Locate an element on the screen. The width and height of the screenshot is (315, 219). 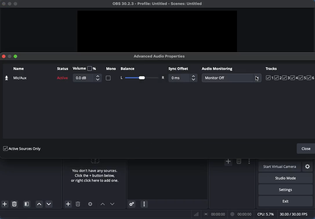
Braodcast is located at coordinates (215, 214).